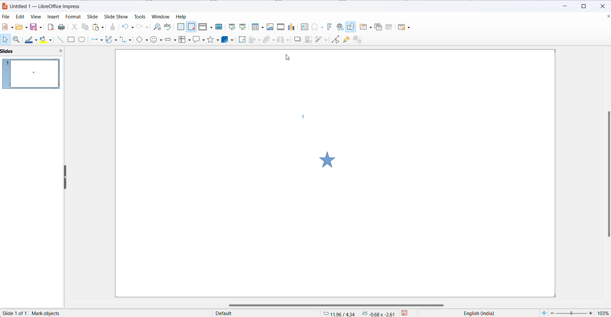 This screenshot has height=317, width=611. What do you see at coordinates (36, 27) in the screenshot?
I see `save` at bounding box center [36, 27].